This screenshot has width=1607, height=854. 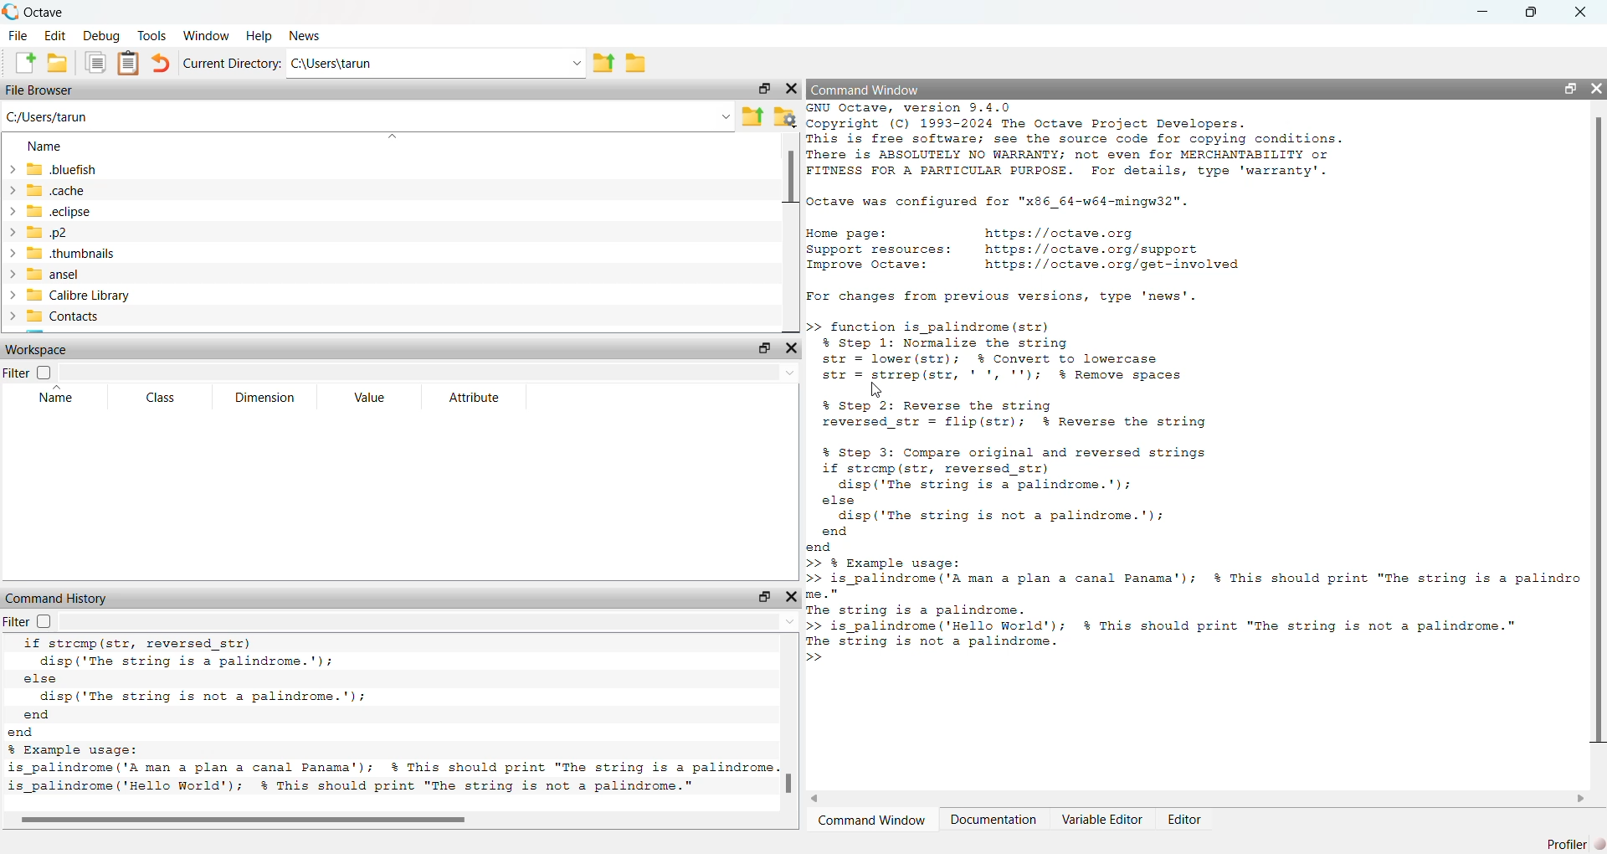 I want to click on scrollbar, so click(x=791, y=188).